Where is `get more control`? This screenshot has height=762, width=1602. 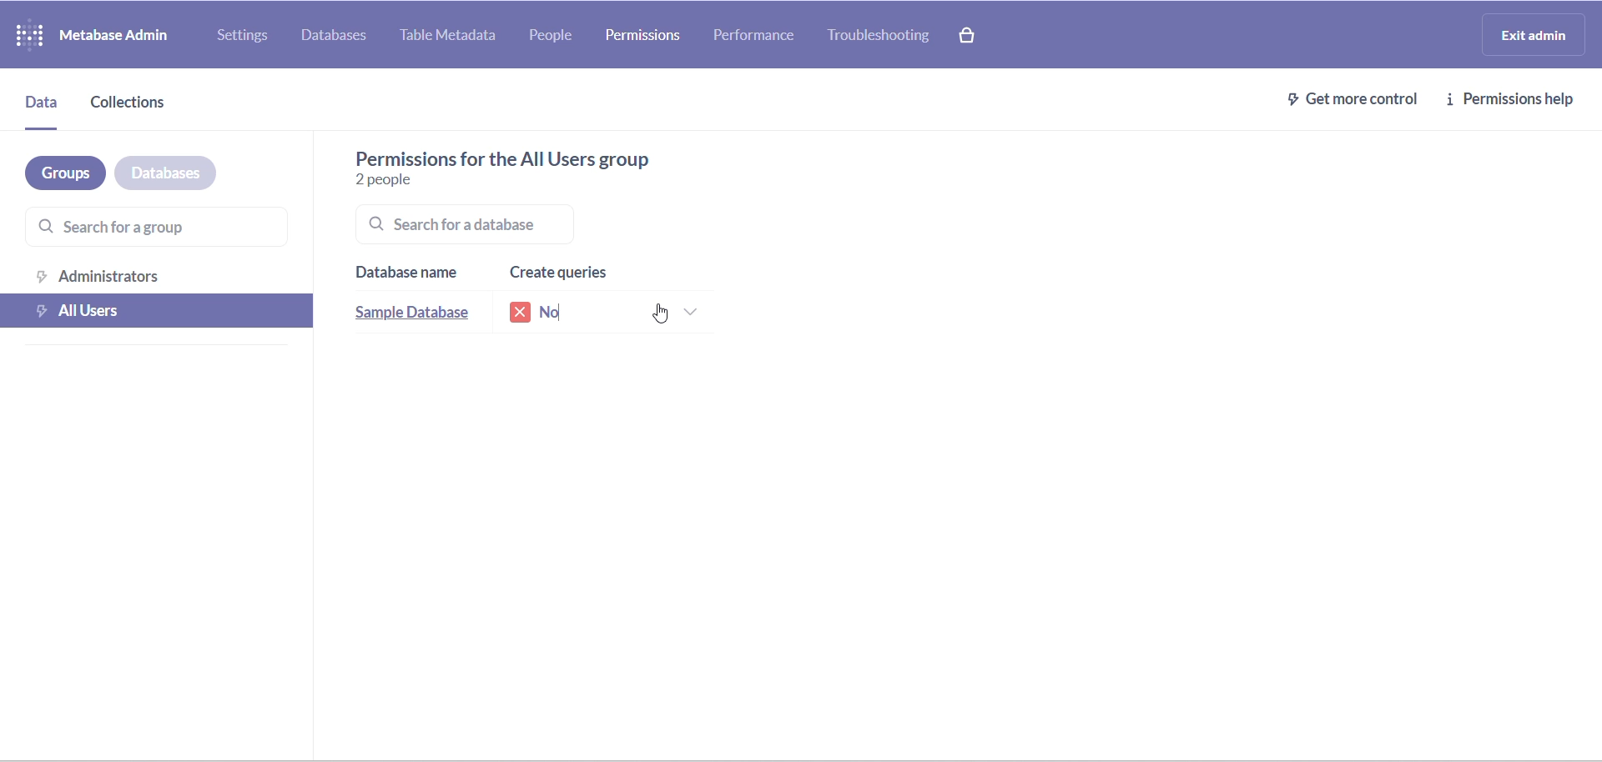 get more control is located at coordinates (1343, 102).